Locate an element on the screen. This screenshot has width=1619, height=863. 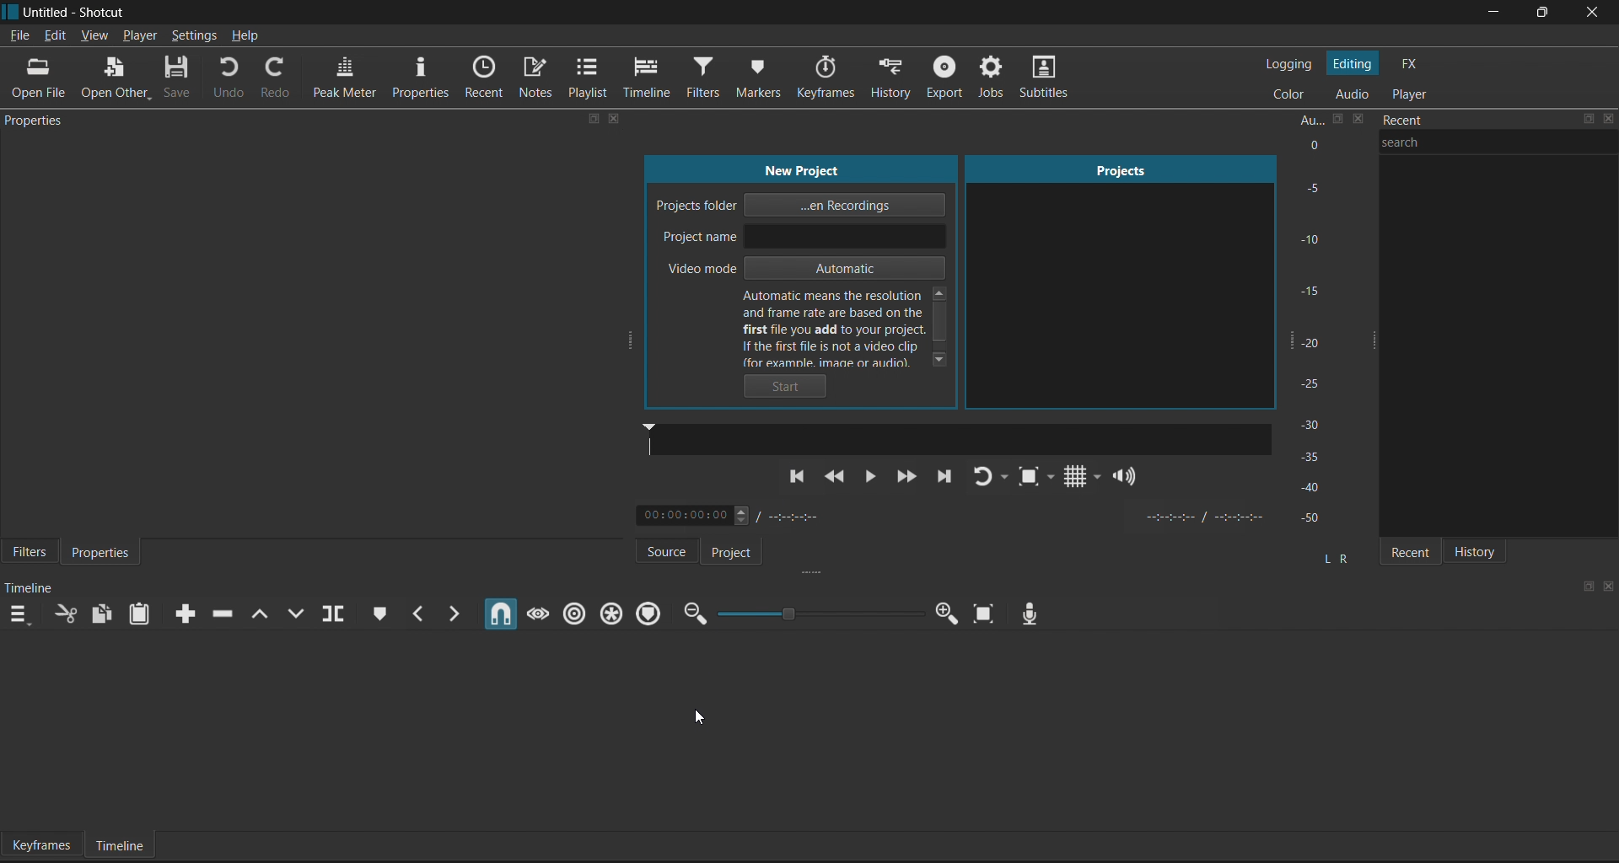
Notes is located at coordinates (537, 80).